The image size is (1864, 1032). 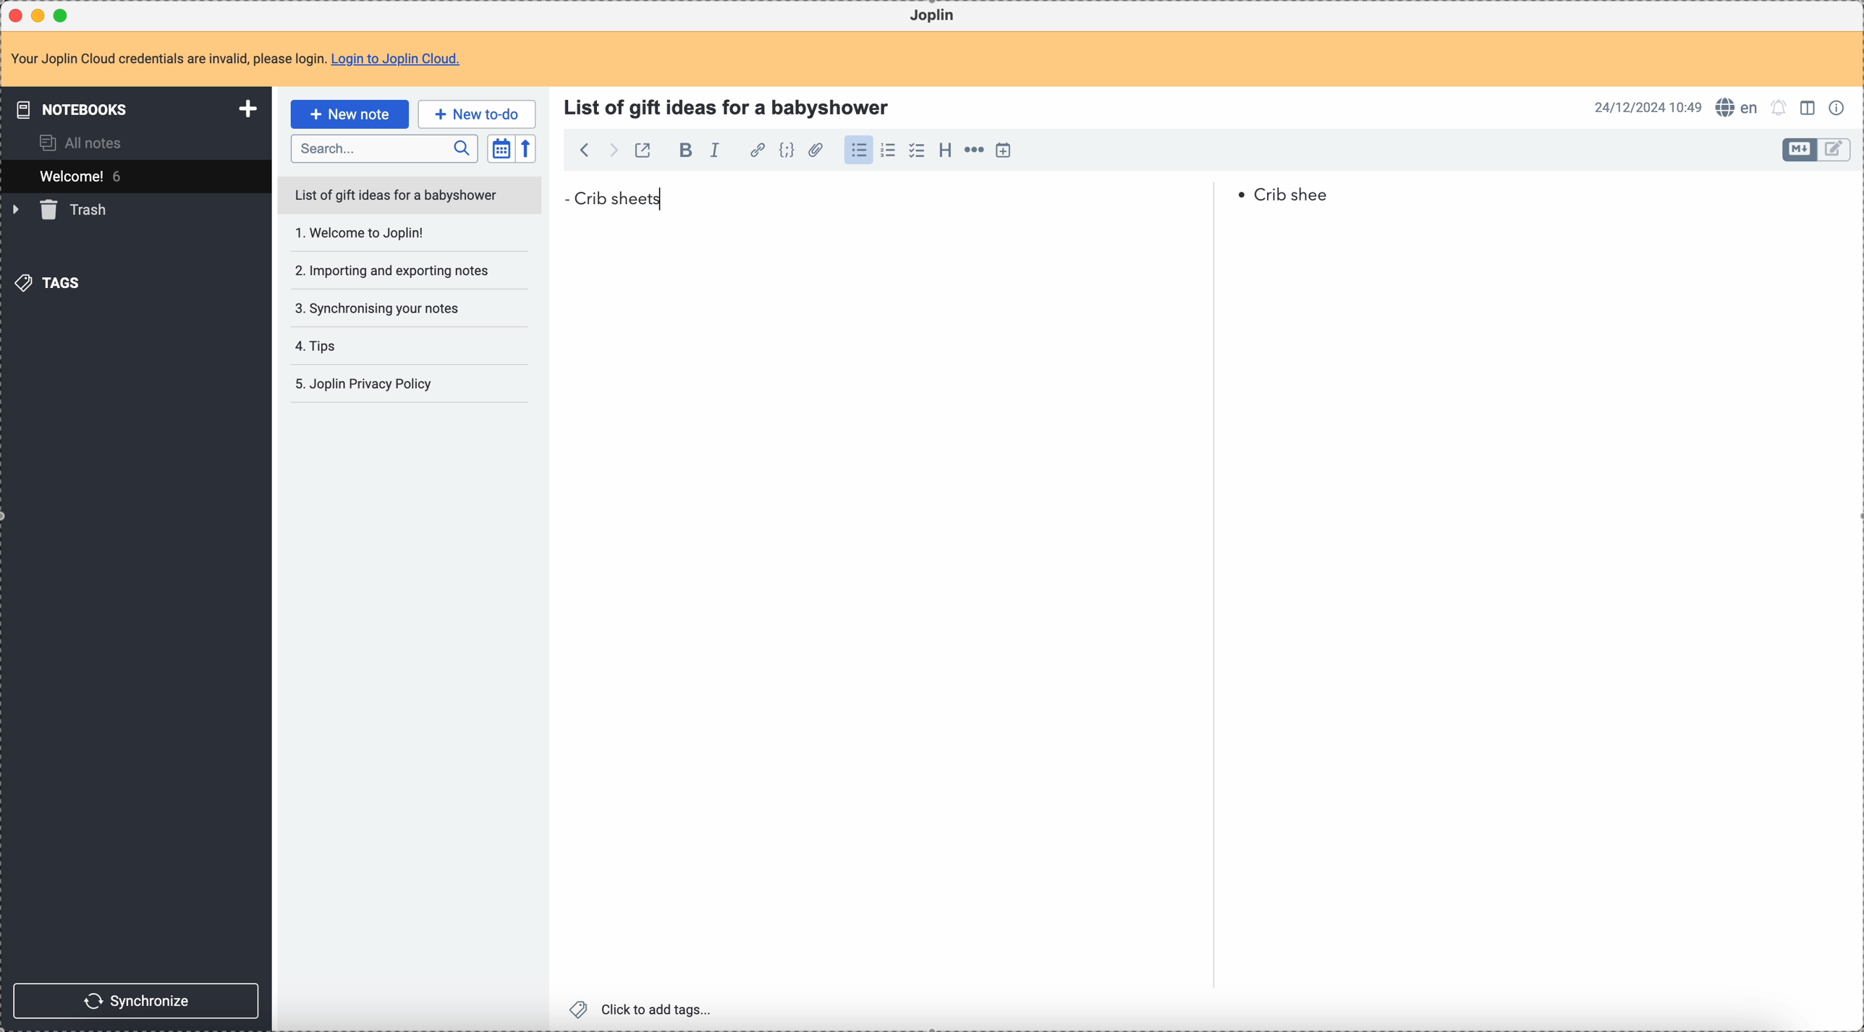 I want to click on attach file, so click(x=818, y=151).